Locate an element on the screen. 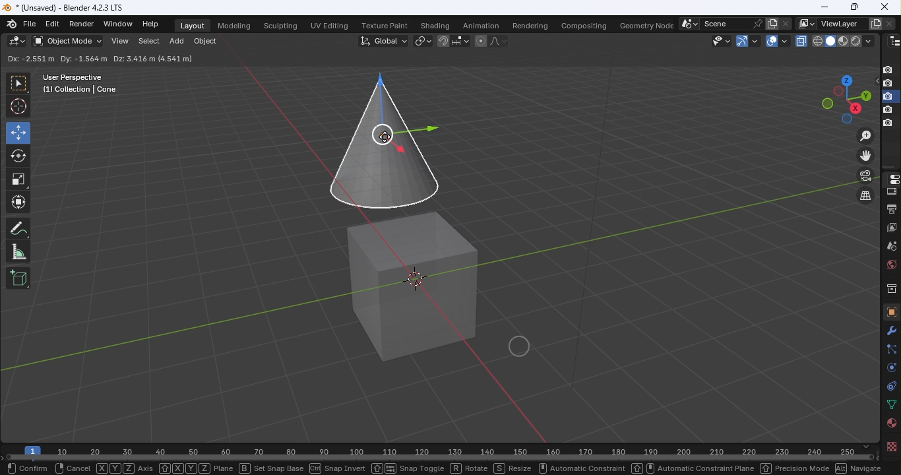  viewpoint shader: wireframe is located at coordinates (817, 40).